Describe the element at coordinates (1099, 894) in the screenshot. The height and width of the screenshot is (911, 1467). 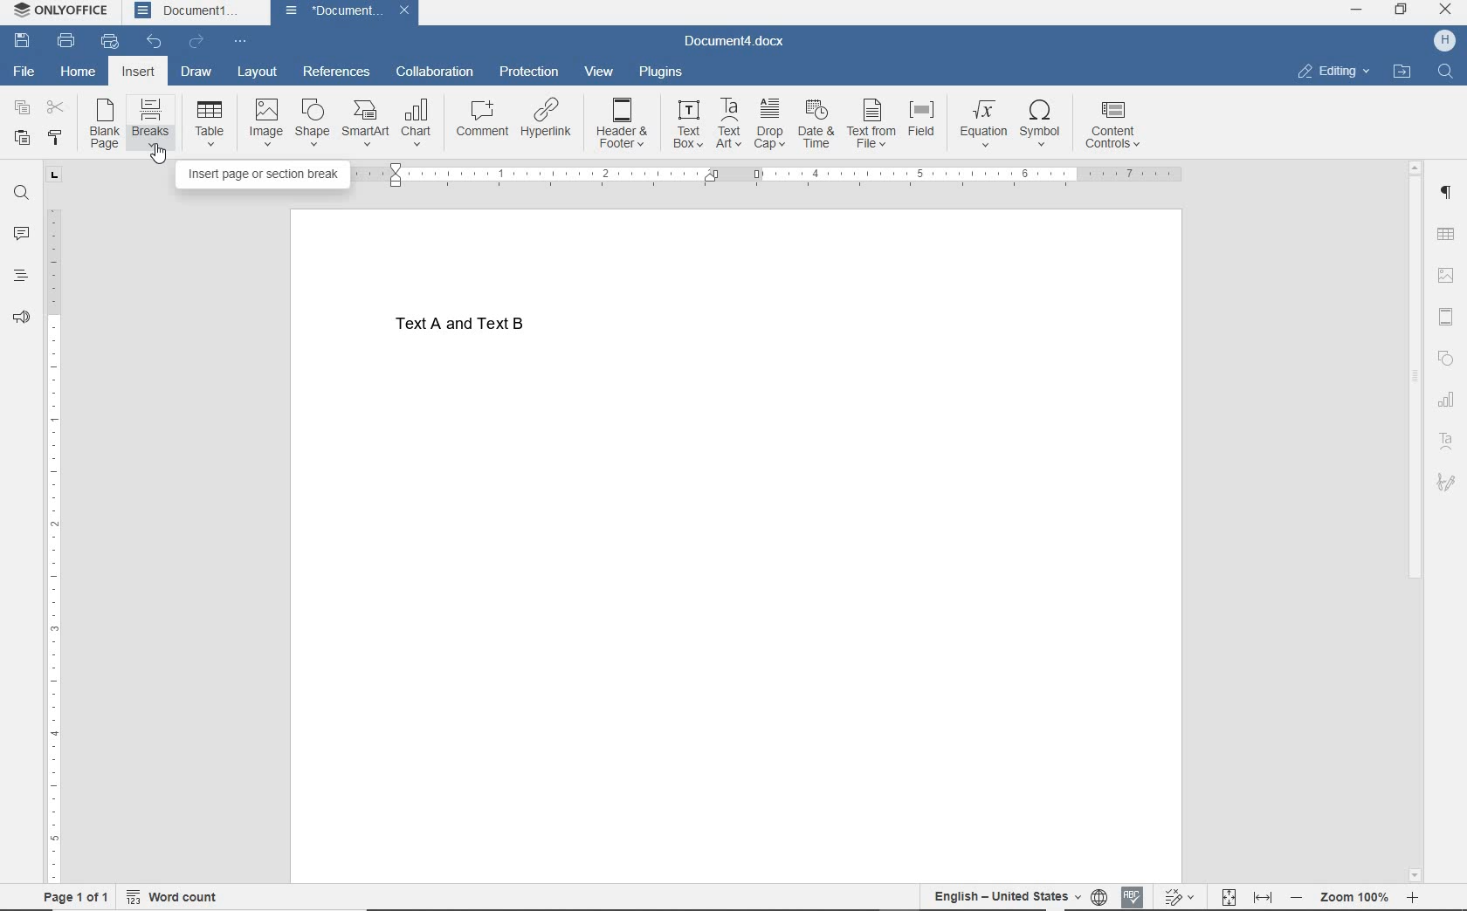
I see `SET DOCUMENT LANGUAGE` at that location.